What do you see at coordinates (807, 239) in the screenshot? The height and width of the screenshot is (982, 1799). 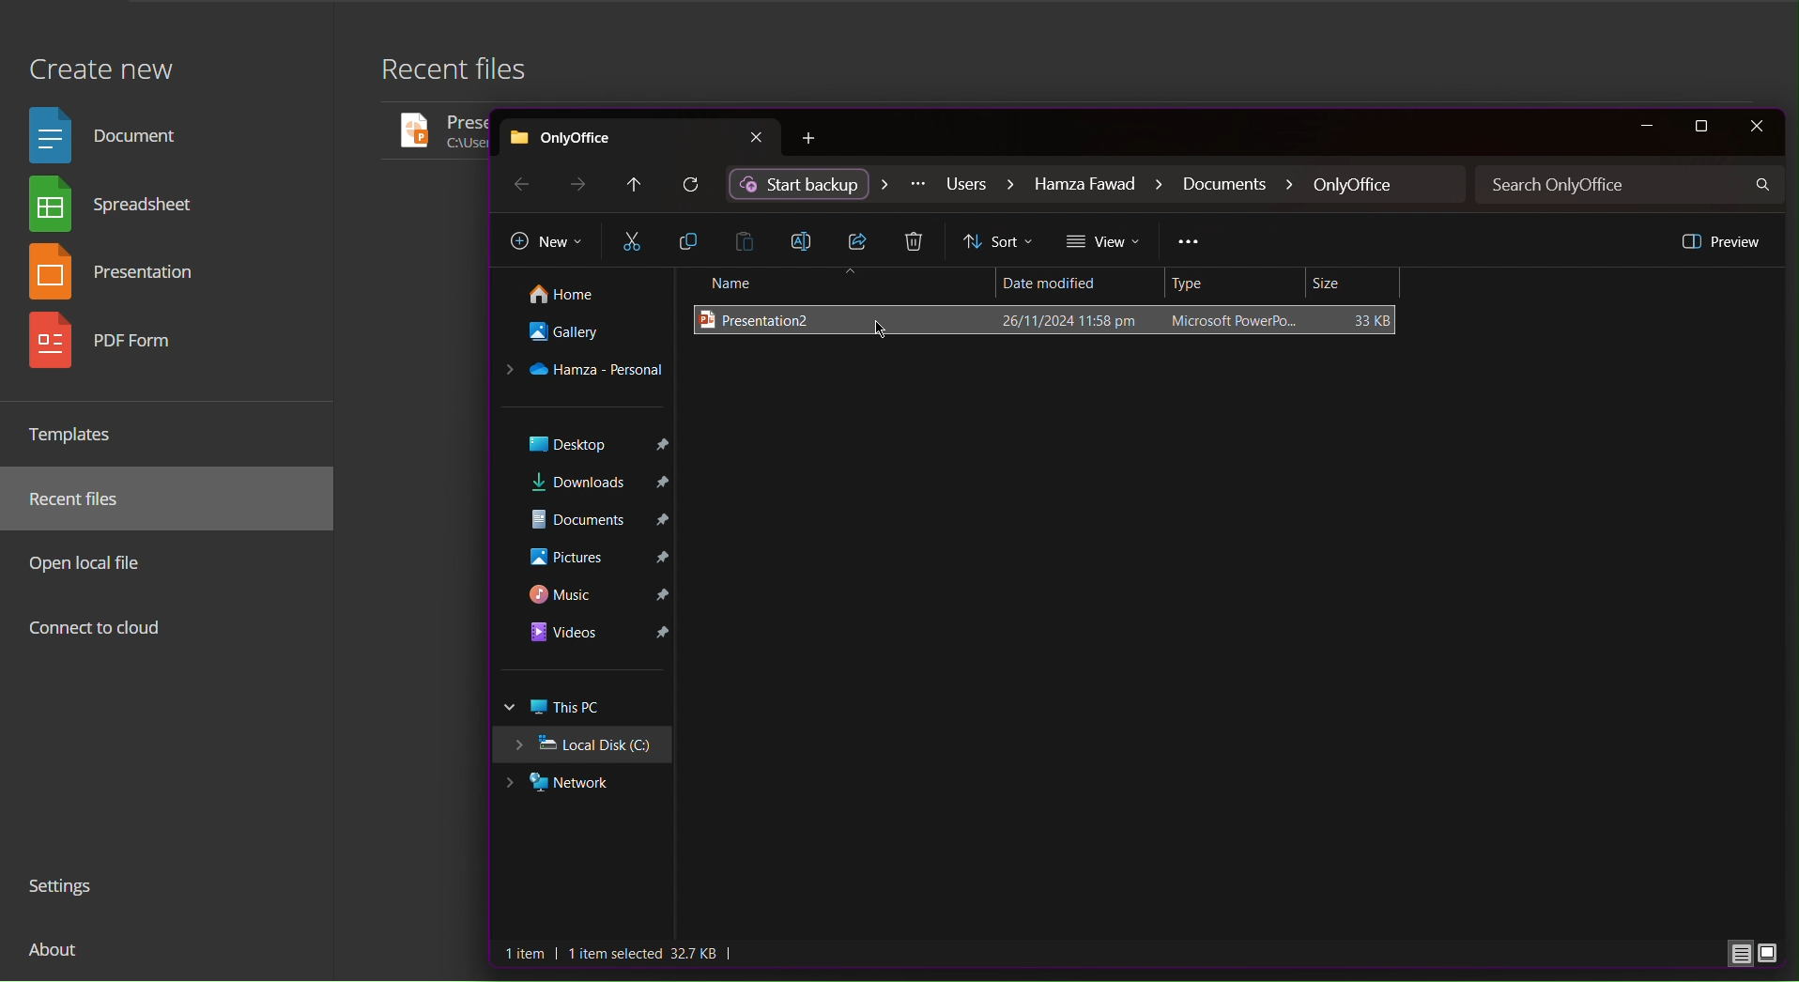 I see `Rename` at bounding box center [807, 239].